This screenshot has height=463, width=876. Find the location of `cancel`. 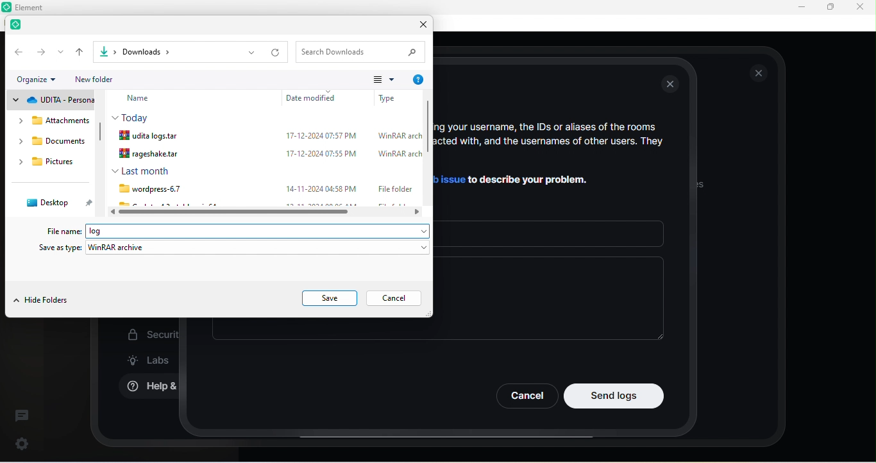

cancel is located at coordinates (397, 299).